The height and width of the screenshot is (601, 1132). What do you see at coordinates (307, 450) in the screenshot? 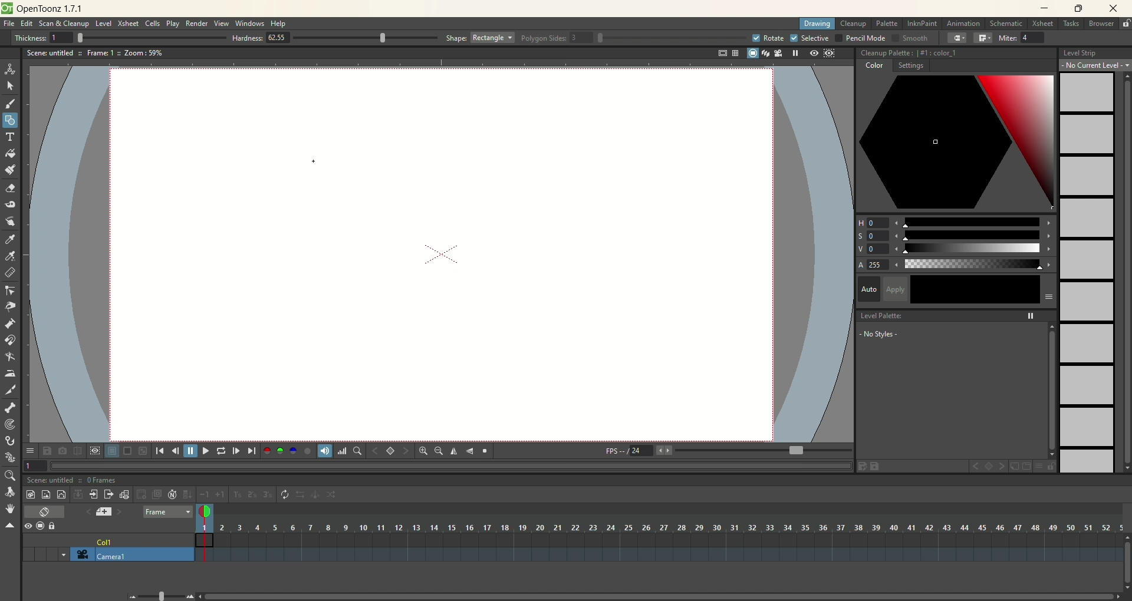
I see `alpha channel` at bounding box center [307, 450].